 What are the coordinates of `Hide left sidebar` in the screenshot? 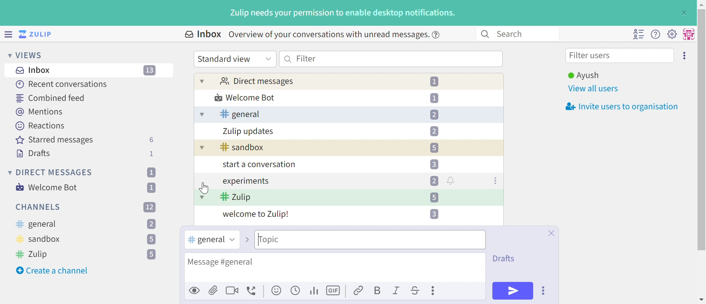 It's located at (9, 34).